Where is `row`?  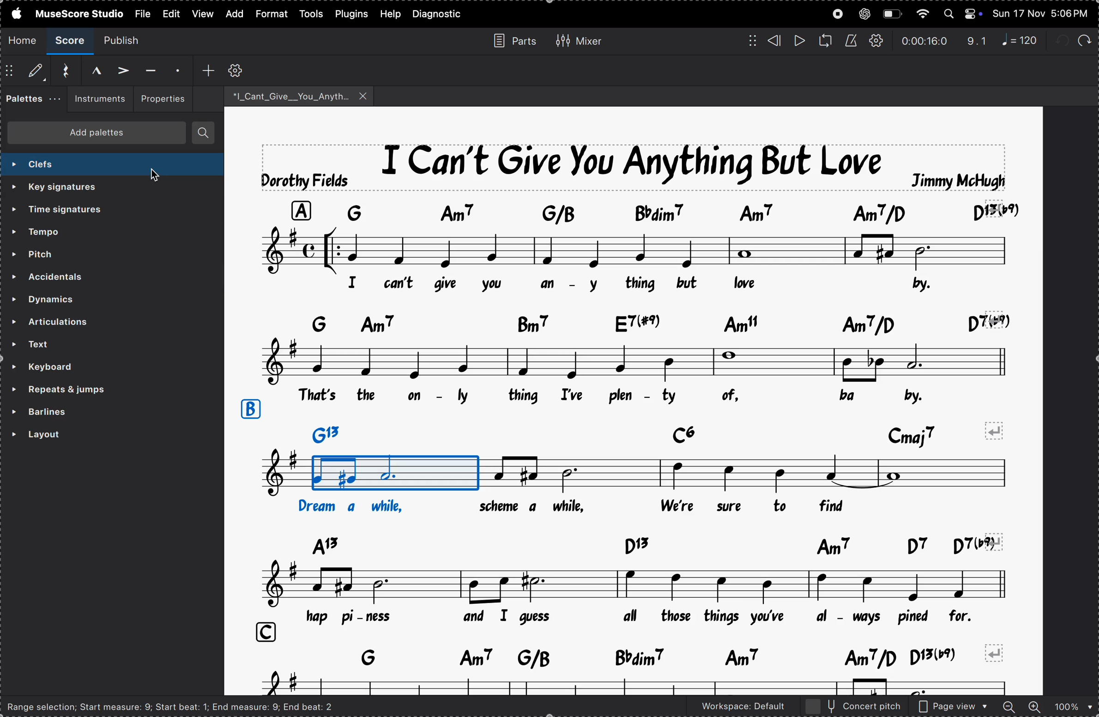 row is located at coordinates (262, 632).